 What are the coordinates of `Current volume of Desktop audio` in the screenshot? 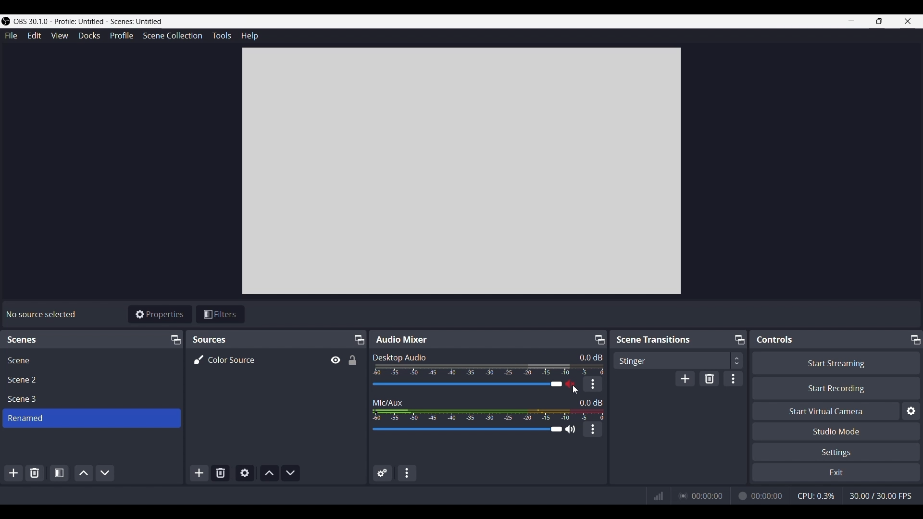 It's located at (591, 358).